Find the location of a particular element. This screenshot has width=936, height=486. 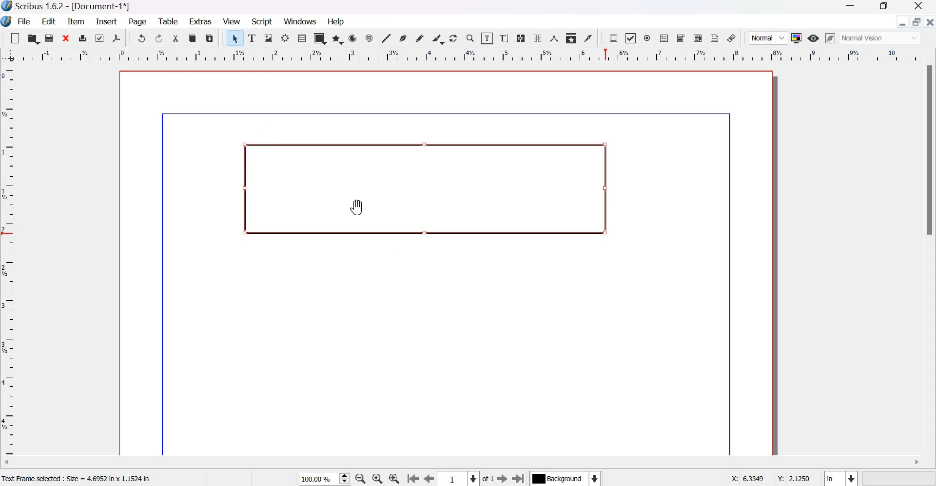

preflight verifier is located at coordinates (98, 37).